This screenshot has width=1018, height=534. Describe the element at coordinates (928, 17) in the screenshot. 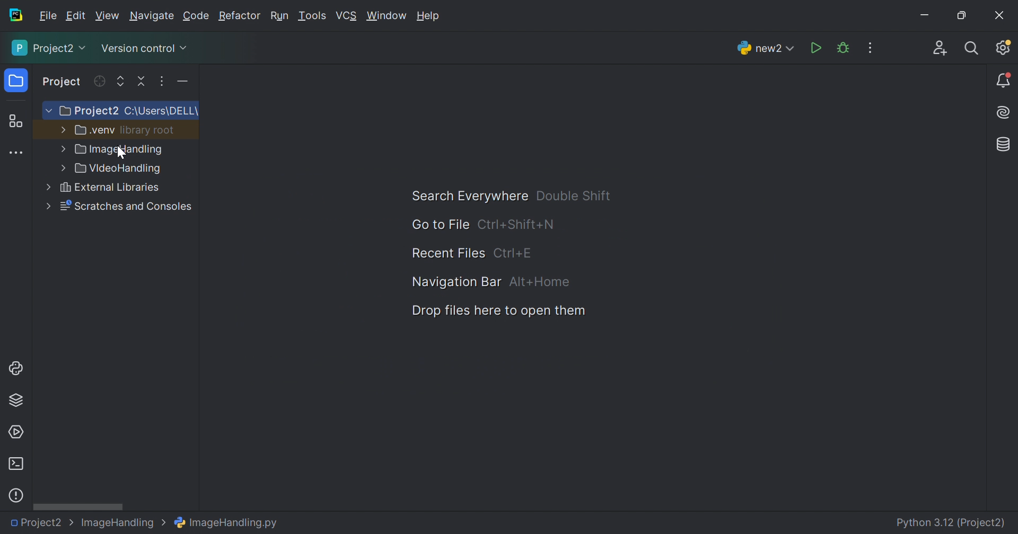

I see `Minimize` at that location.